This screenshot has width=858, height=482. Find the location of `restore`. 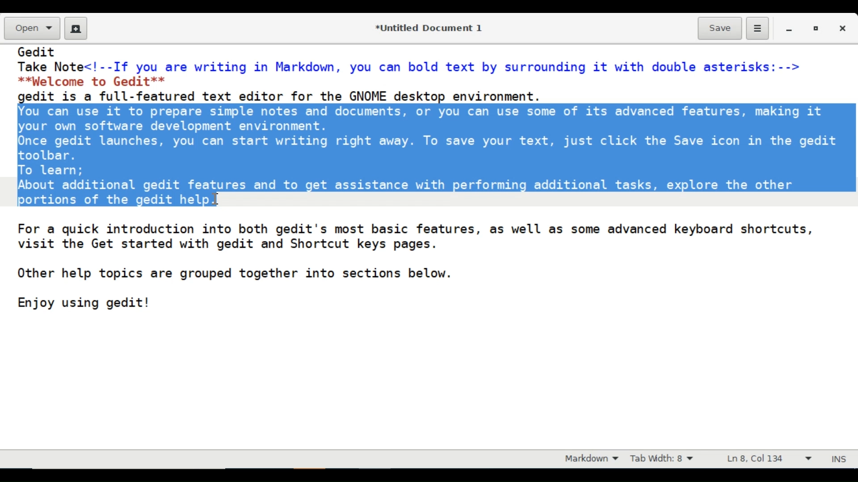

restore is located at coordinates (815, 28).